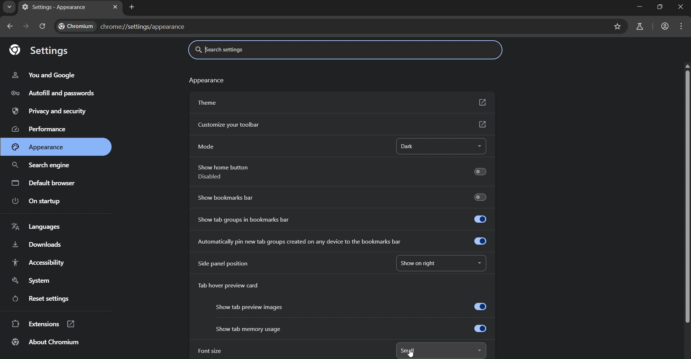 This screenshot has width=691, height=359. Describe the element at coordinates (342, 125) in the screenshot. I see `customize toolbar` at that location.